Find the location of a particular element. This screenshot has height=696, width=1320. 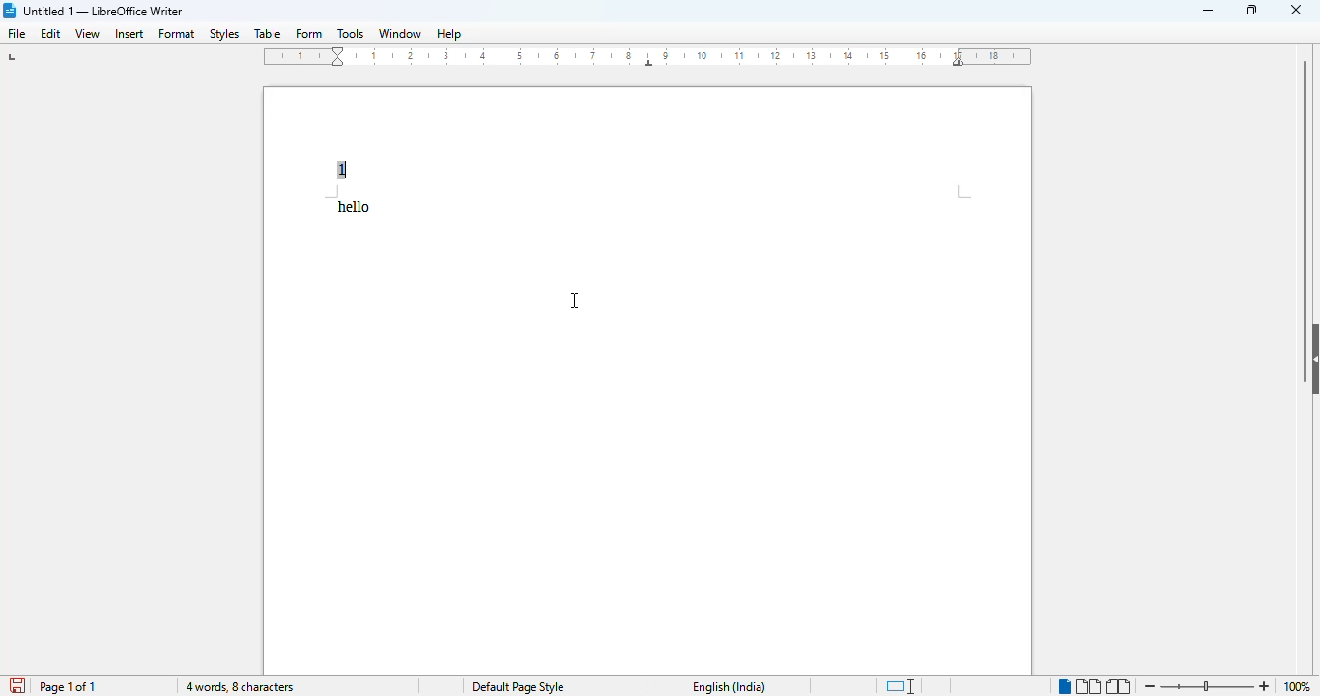

table is located at coordinates (268, 33).